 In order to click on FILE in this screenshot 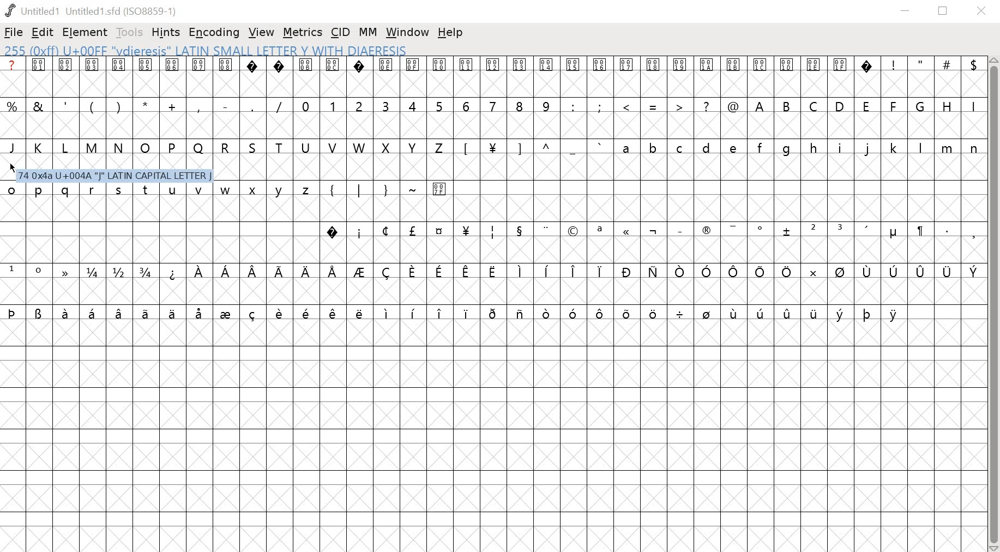, I will do `click(14, 32)`.